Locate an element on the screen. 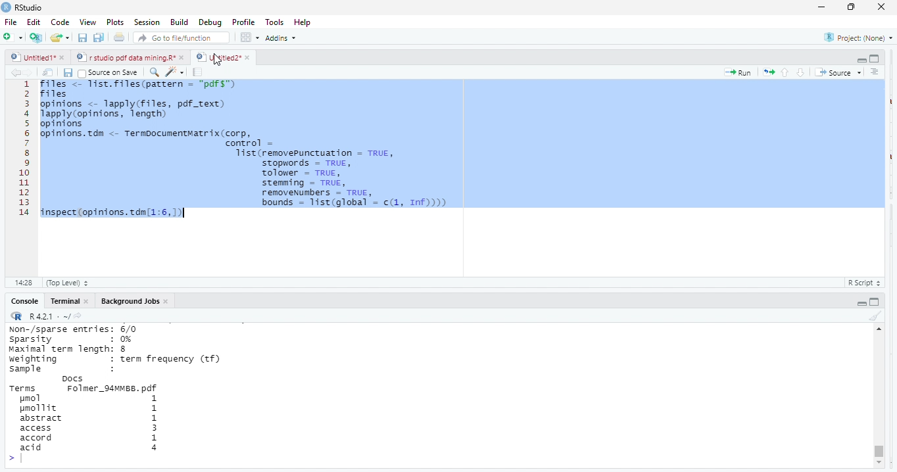  rs studio logo is located at coordinates (6, 7).